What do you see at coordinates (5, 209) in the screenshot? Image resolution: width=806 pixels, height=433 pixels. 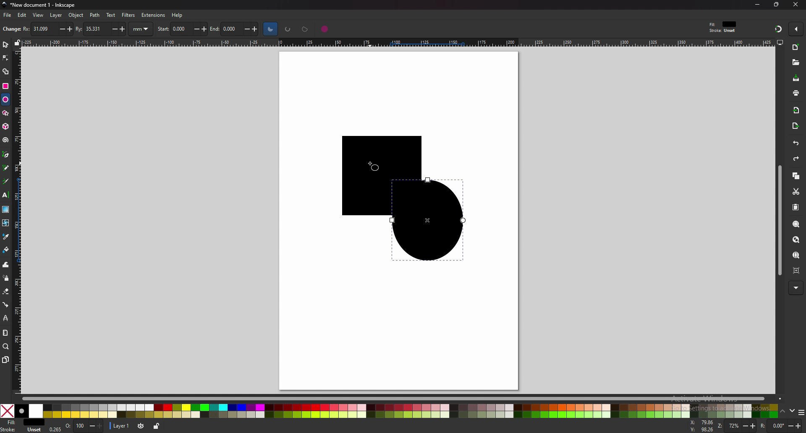 I see `gradient` at bounding box center [5, 209].